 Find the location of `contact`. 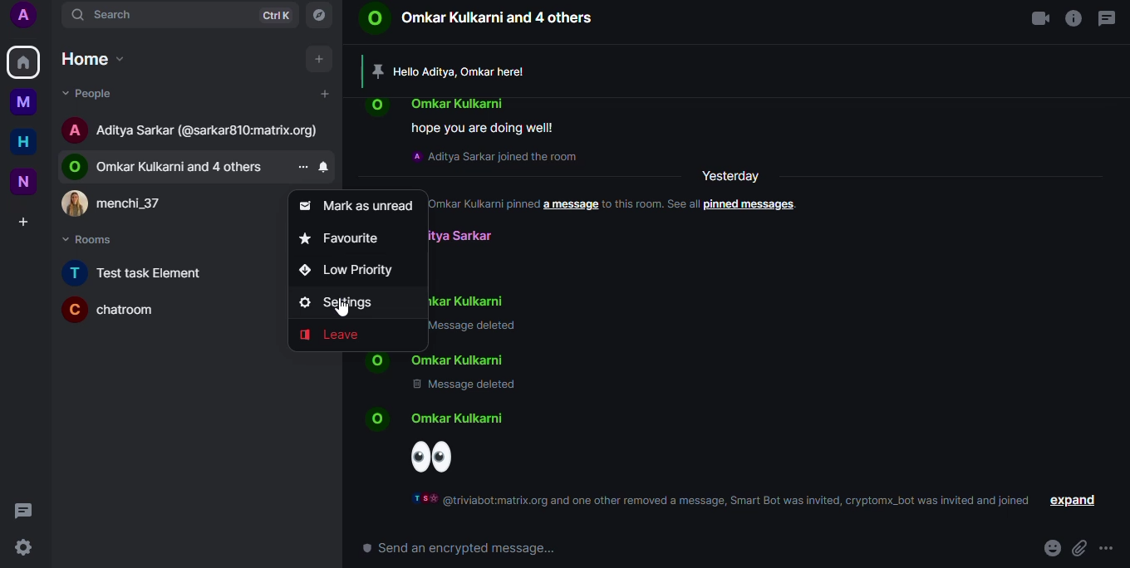

contact is located at coordinates (430, 418).